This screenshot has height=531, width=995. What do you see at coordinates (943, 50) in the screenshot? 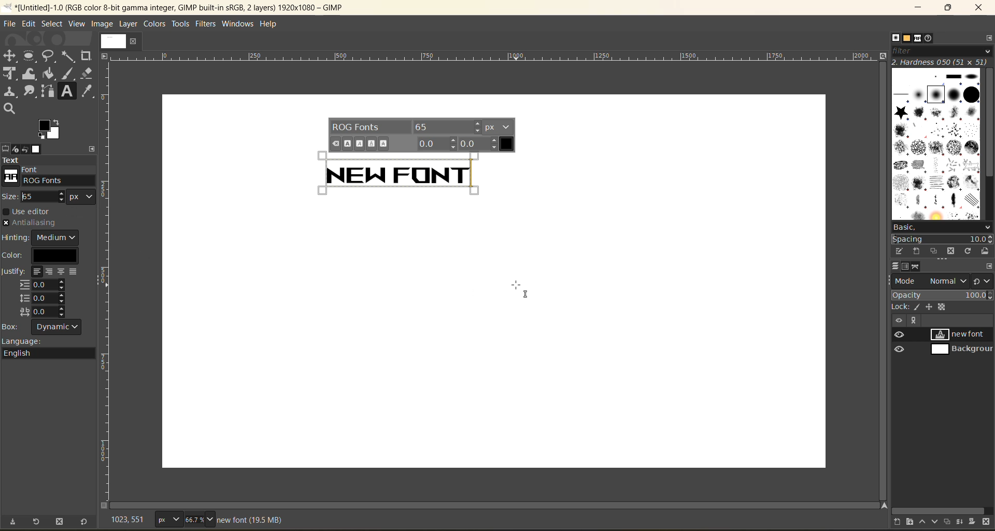
I see `filter` at bounding box center [943, 50].